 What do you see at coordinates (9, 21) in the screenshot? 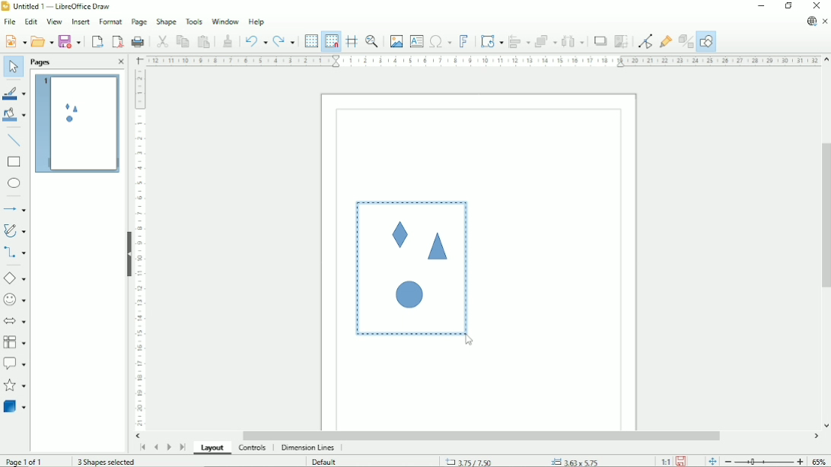
I see `File` at bounding box center [9, 21].